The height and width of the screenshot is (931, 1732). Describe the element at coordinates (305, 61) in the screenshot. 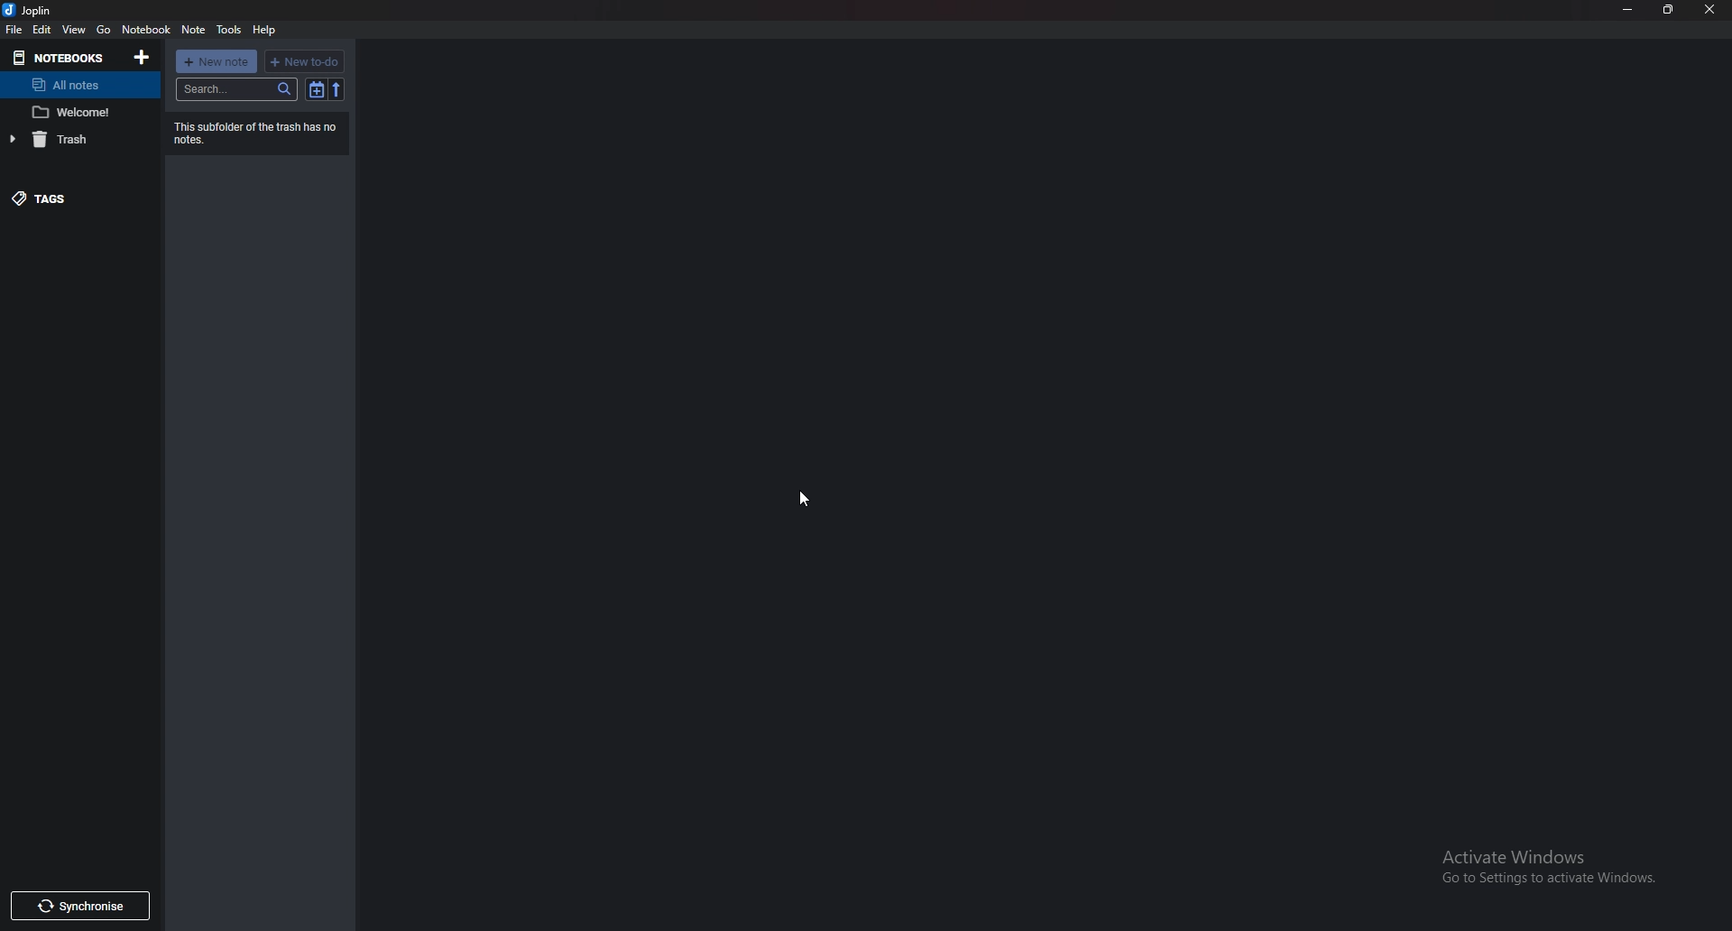

I see `new to do` at that location.